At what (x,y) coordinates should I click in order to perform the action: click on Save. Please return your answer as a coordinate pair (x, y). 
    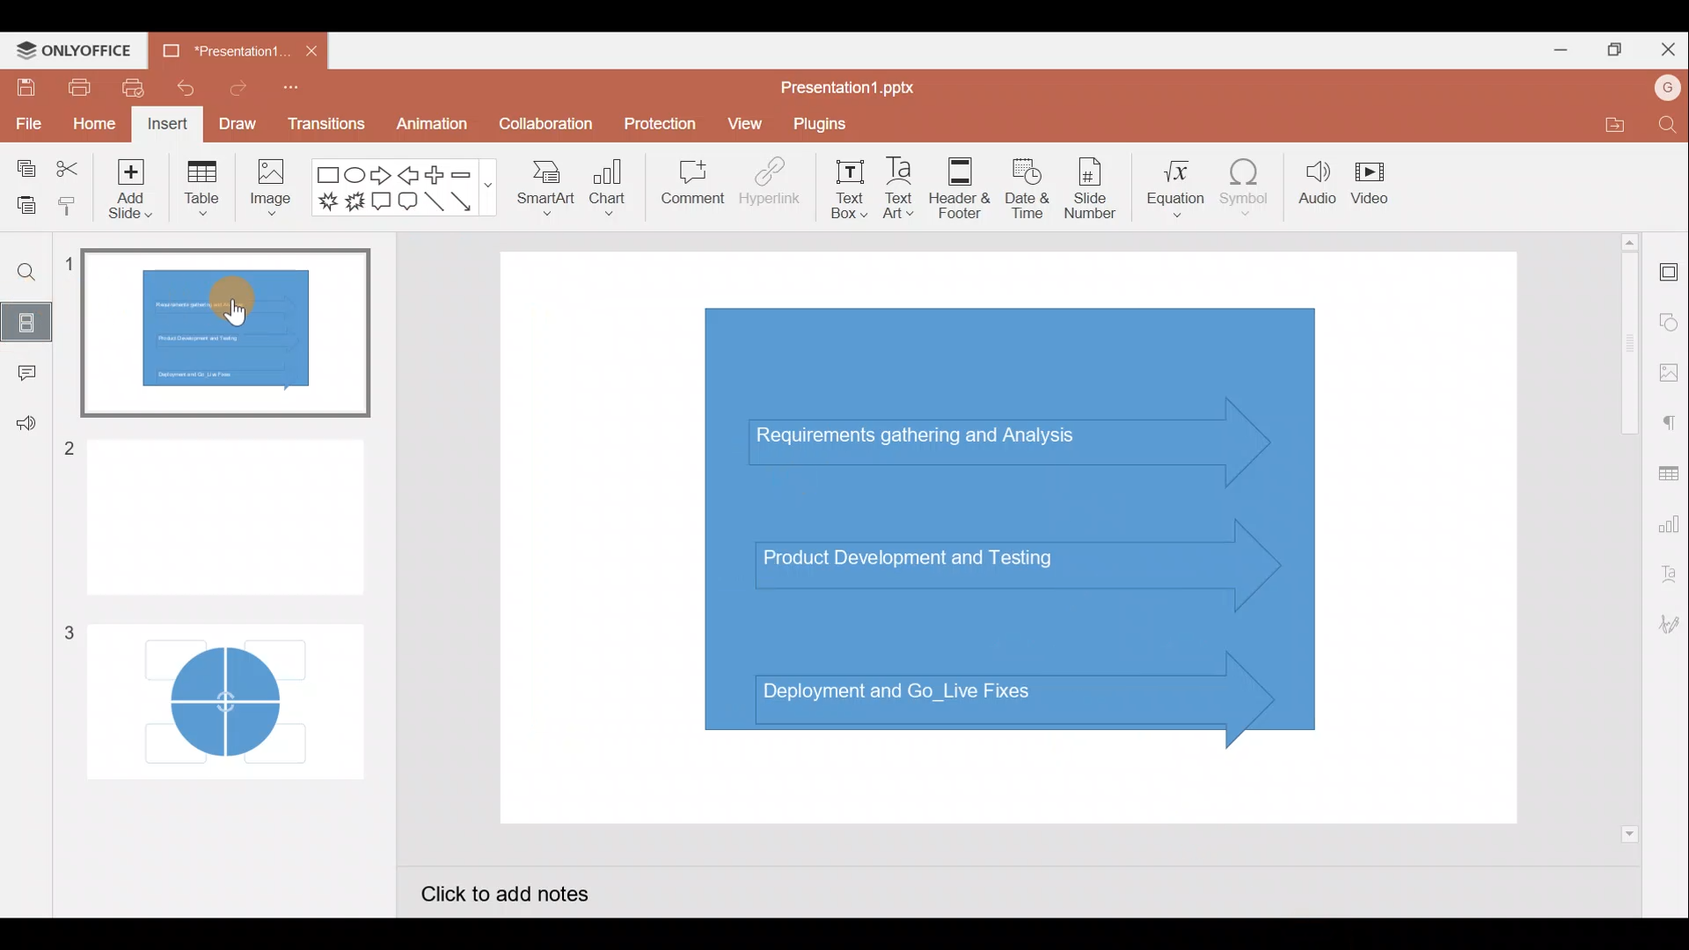
    Looking at the image, I should click on (23, 88).